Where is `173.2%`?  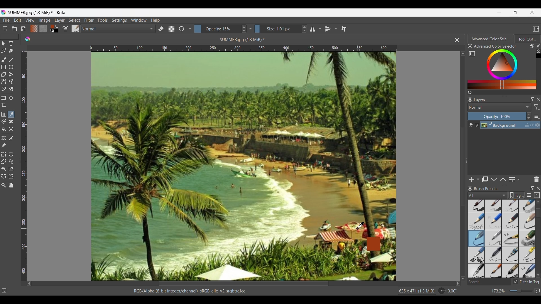
173.2% is located at coordinates (498, 291).